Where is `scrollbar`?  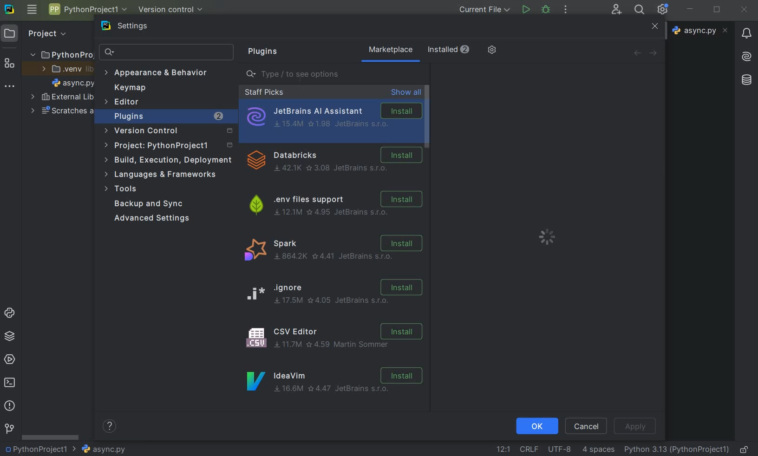 scrollbar is located at coordinates (51, 436).